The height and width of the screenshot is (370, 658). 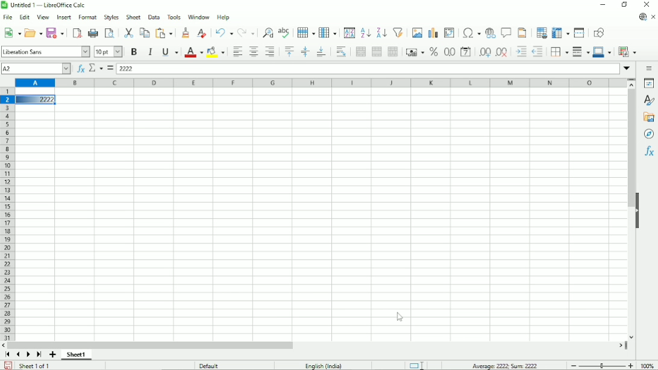 I want to click on Formula, so click(x=110, y=68).